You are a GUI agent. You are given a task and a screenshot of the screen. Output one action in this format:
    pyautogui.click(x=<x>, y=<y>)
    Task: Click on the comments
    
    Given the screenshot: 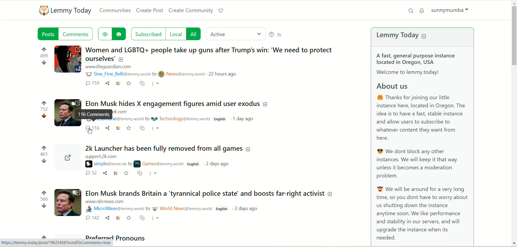 What is the action you would take?
    pyautogui.click(x=76, y=34)
    